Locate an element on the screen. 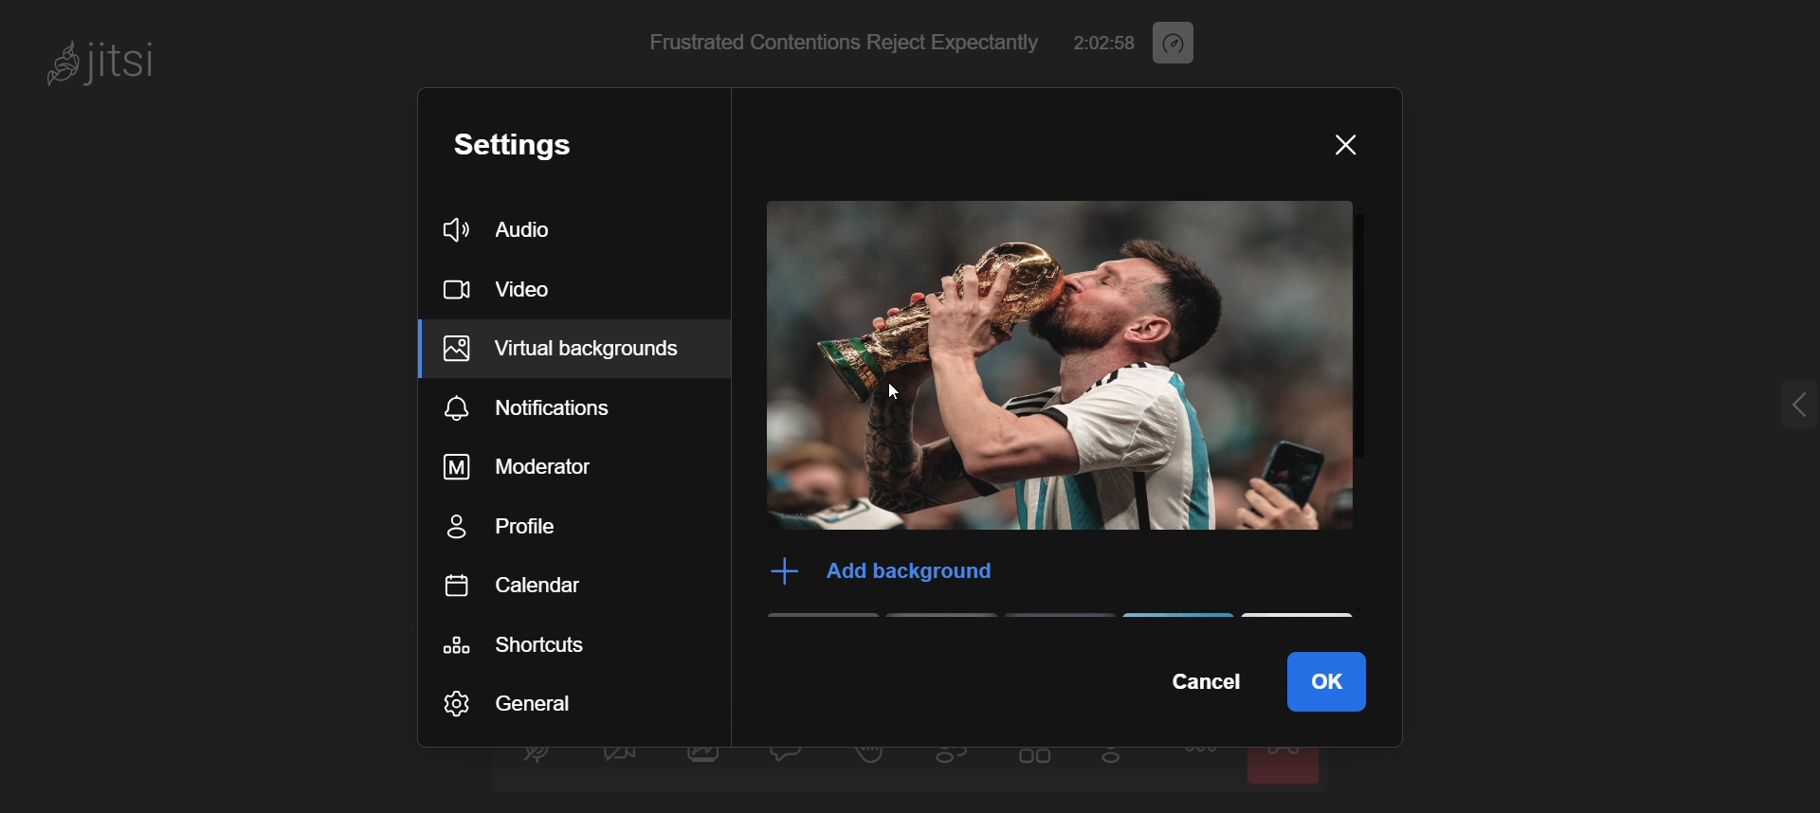  setting is located at coordinates (538, 143).